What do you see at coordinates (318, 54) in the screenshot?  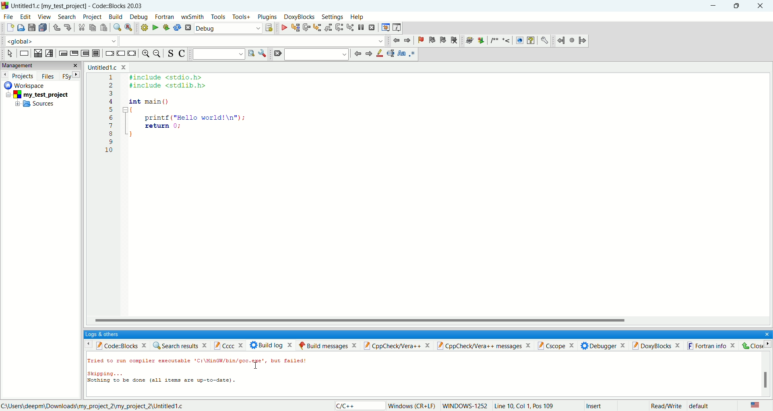 I see `blank space` at bounding box center [318, 54].